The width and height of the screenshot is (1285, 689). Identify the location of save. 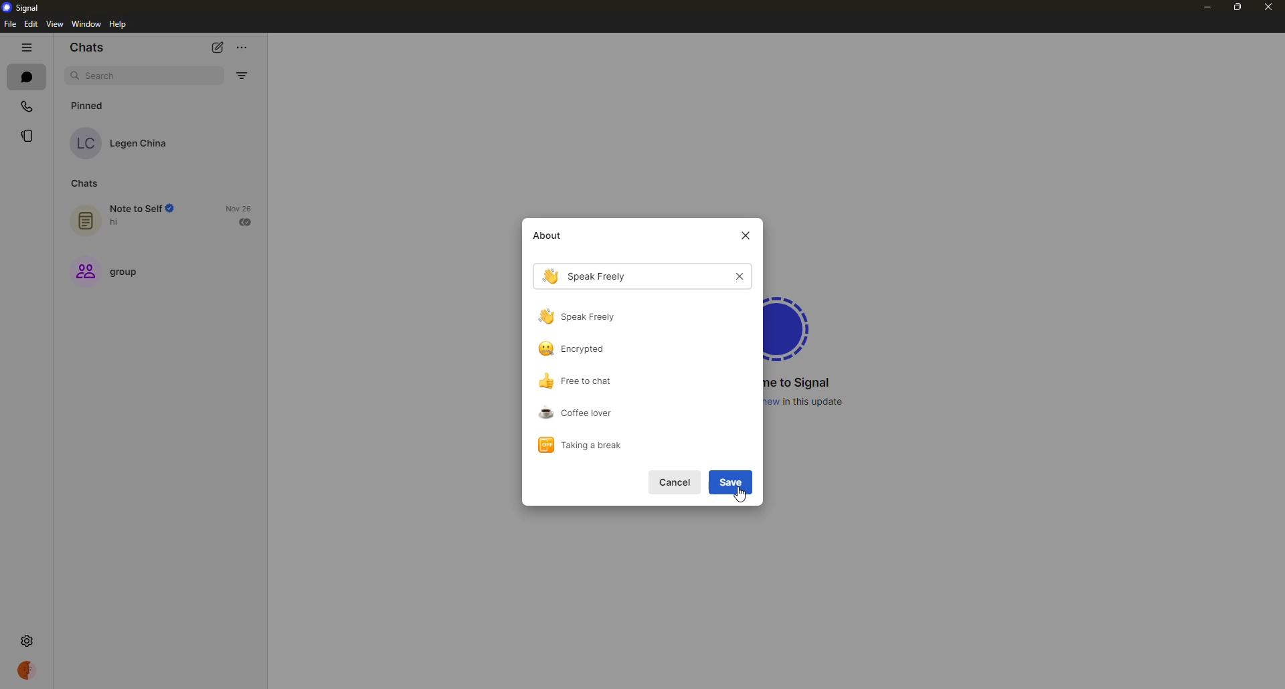
(732, 482).